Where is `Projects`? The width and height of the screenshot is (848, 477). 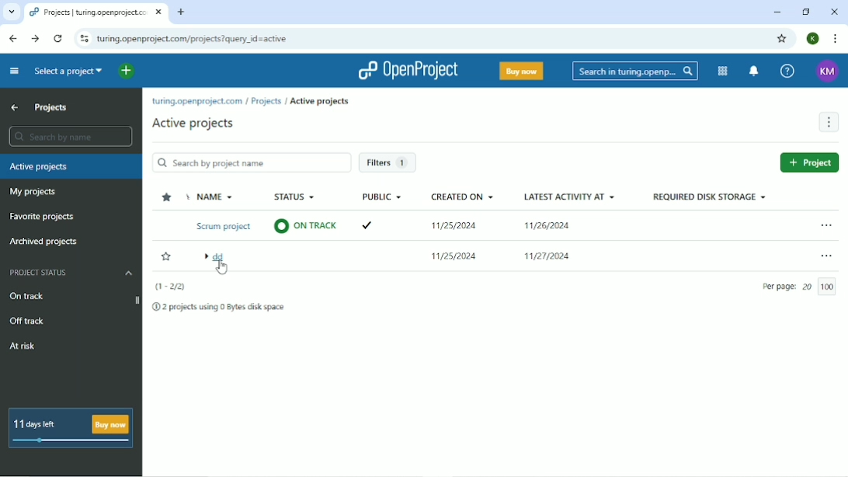
Projects is located at coordinates (51, 108).